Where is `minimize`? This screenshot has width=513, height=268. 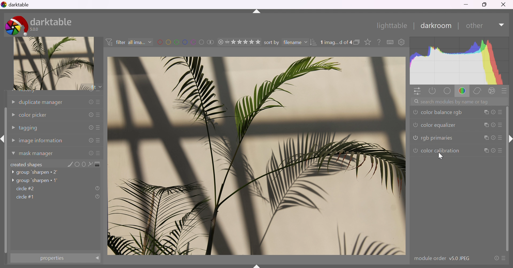
minimize is located at coordinates (467, 4).